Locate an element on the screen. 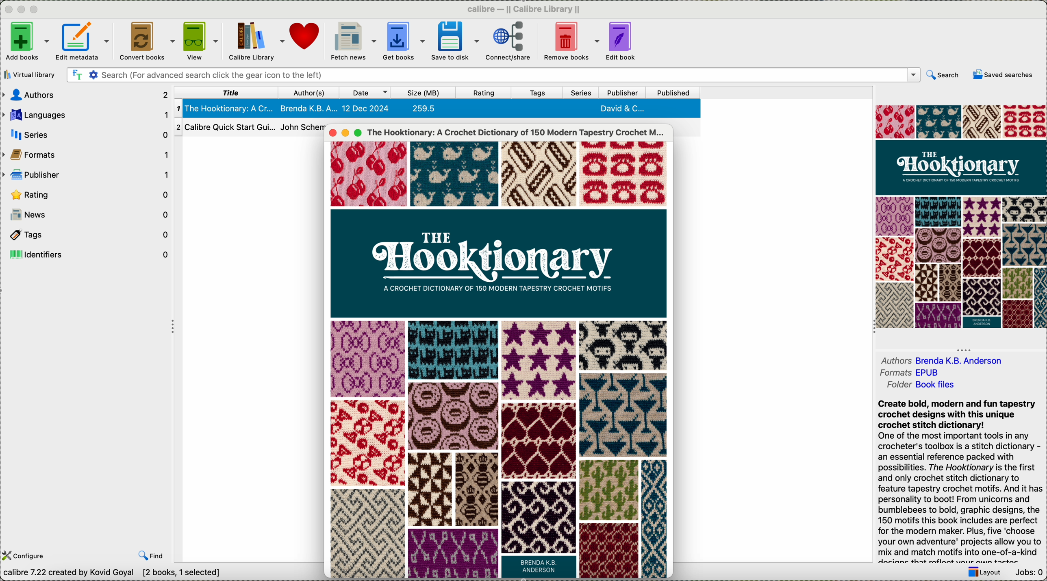 The height and width of the screenshot is (581, 1047). configure is located at coordinates (34, 550).